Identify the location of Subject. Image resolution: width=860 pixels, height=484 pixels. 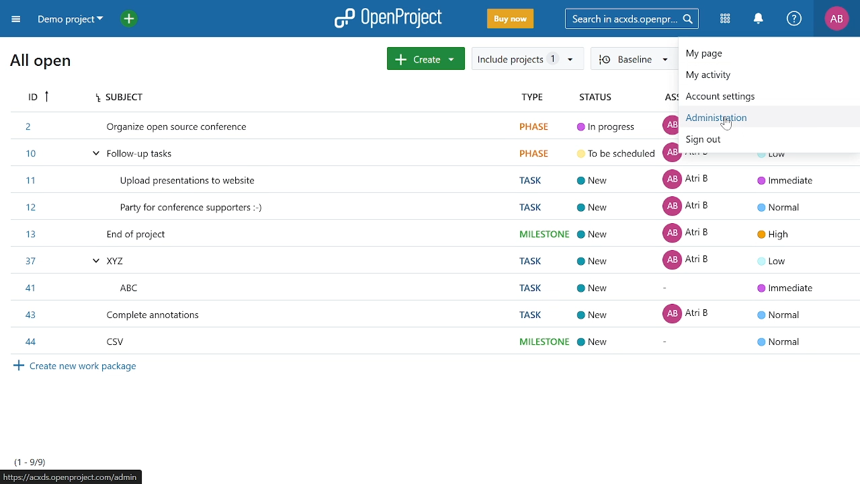
(130, 98).